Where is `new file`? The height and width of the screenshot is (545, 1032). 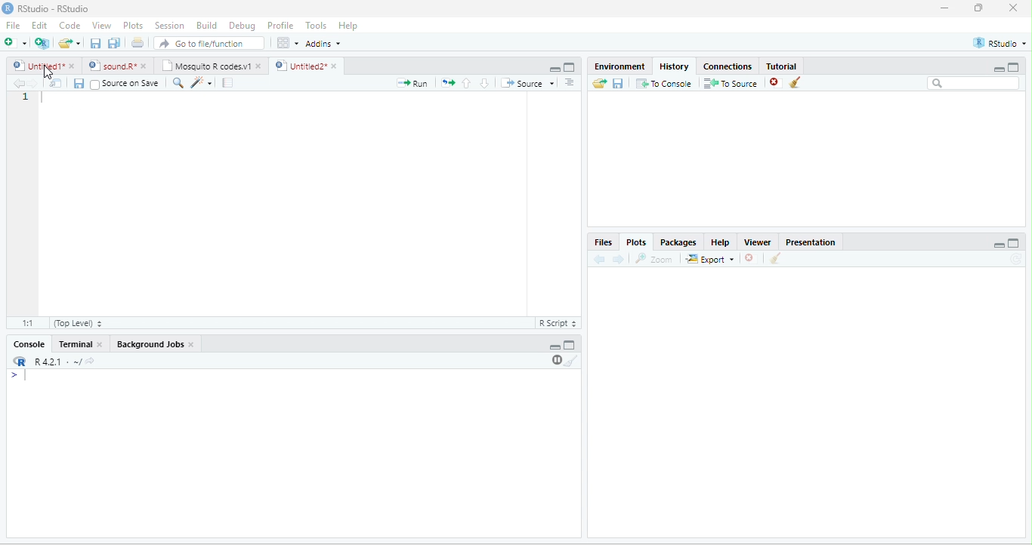 new file is located at coordinates (15, 42).